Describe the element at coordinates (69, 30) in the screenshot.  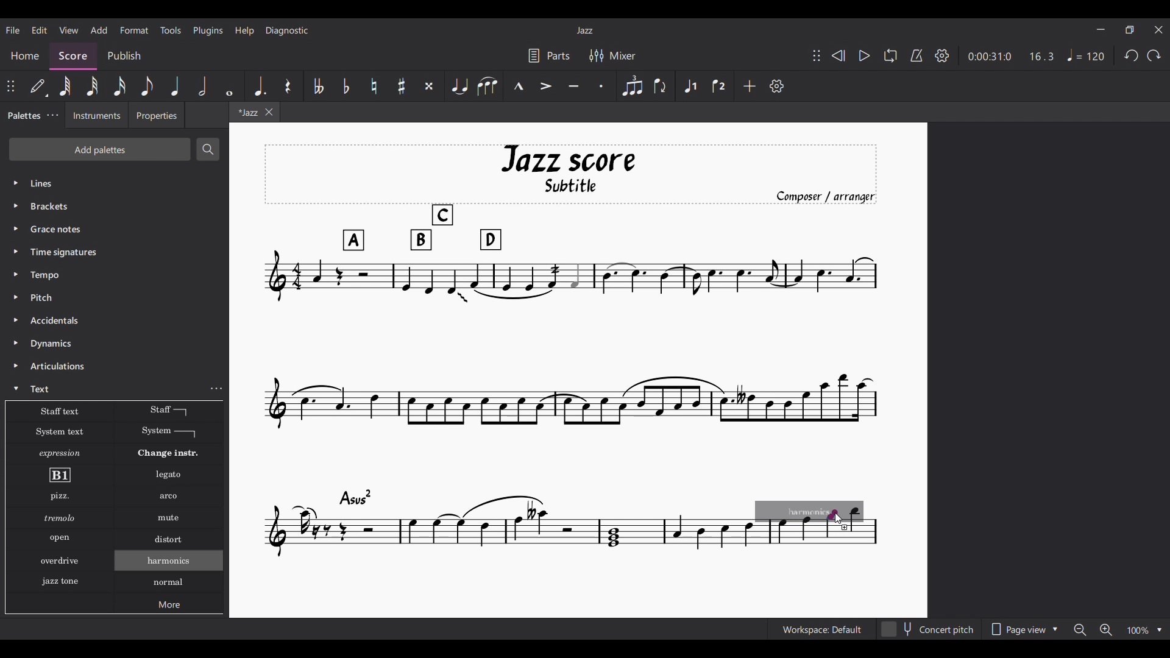
I see `View menu` at that location.